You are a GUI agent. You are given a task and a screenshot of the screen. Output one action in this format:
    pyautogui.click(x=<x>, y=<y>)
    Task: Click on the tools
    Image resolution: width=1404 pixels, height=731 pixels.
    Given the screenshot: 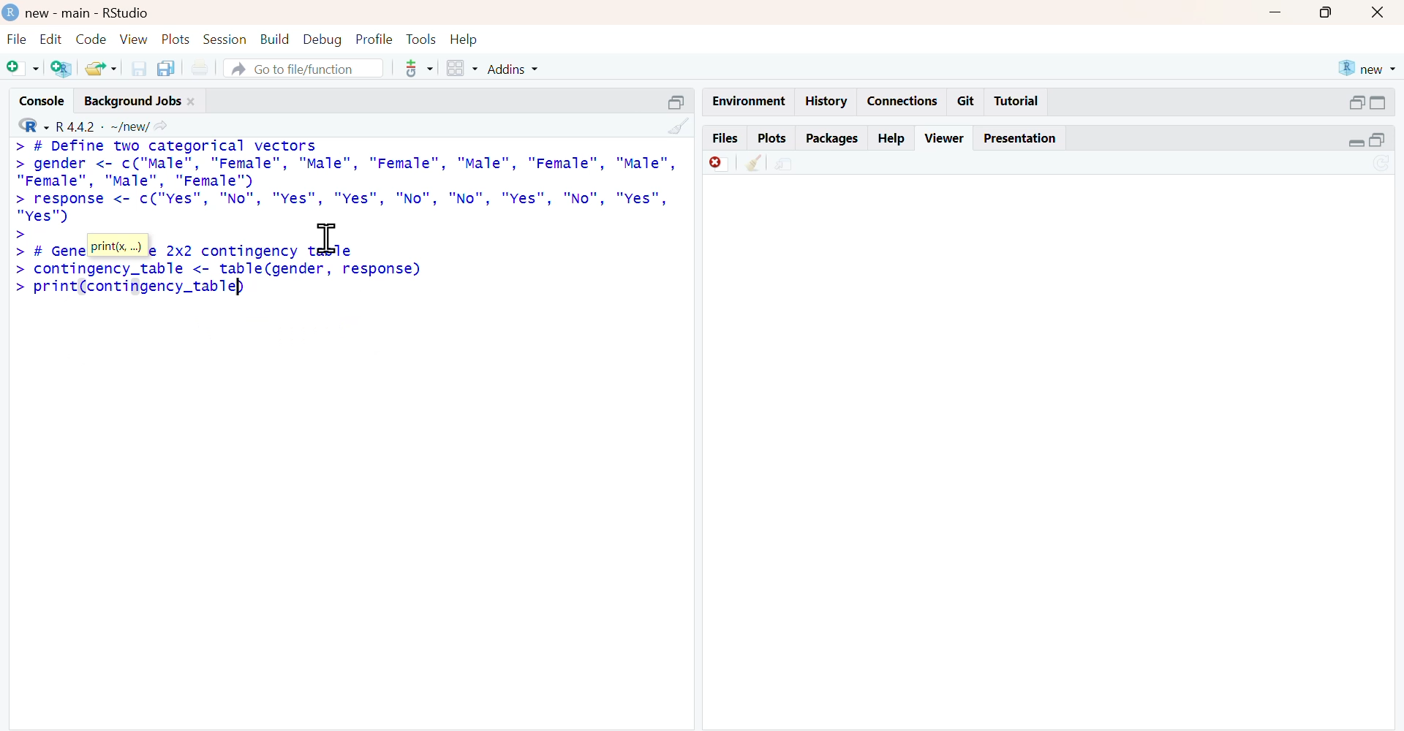 What is the action you would take?
    pyautogui.click(x=421, y=40)
    